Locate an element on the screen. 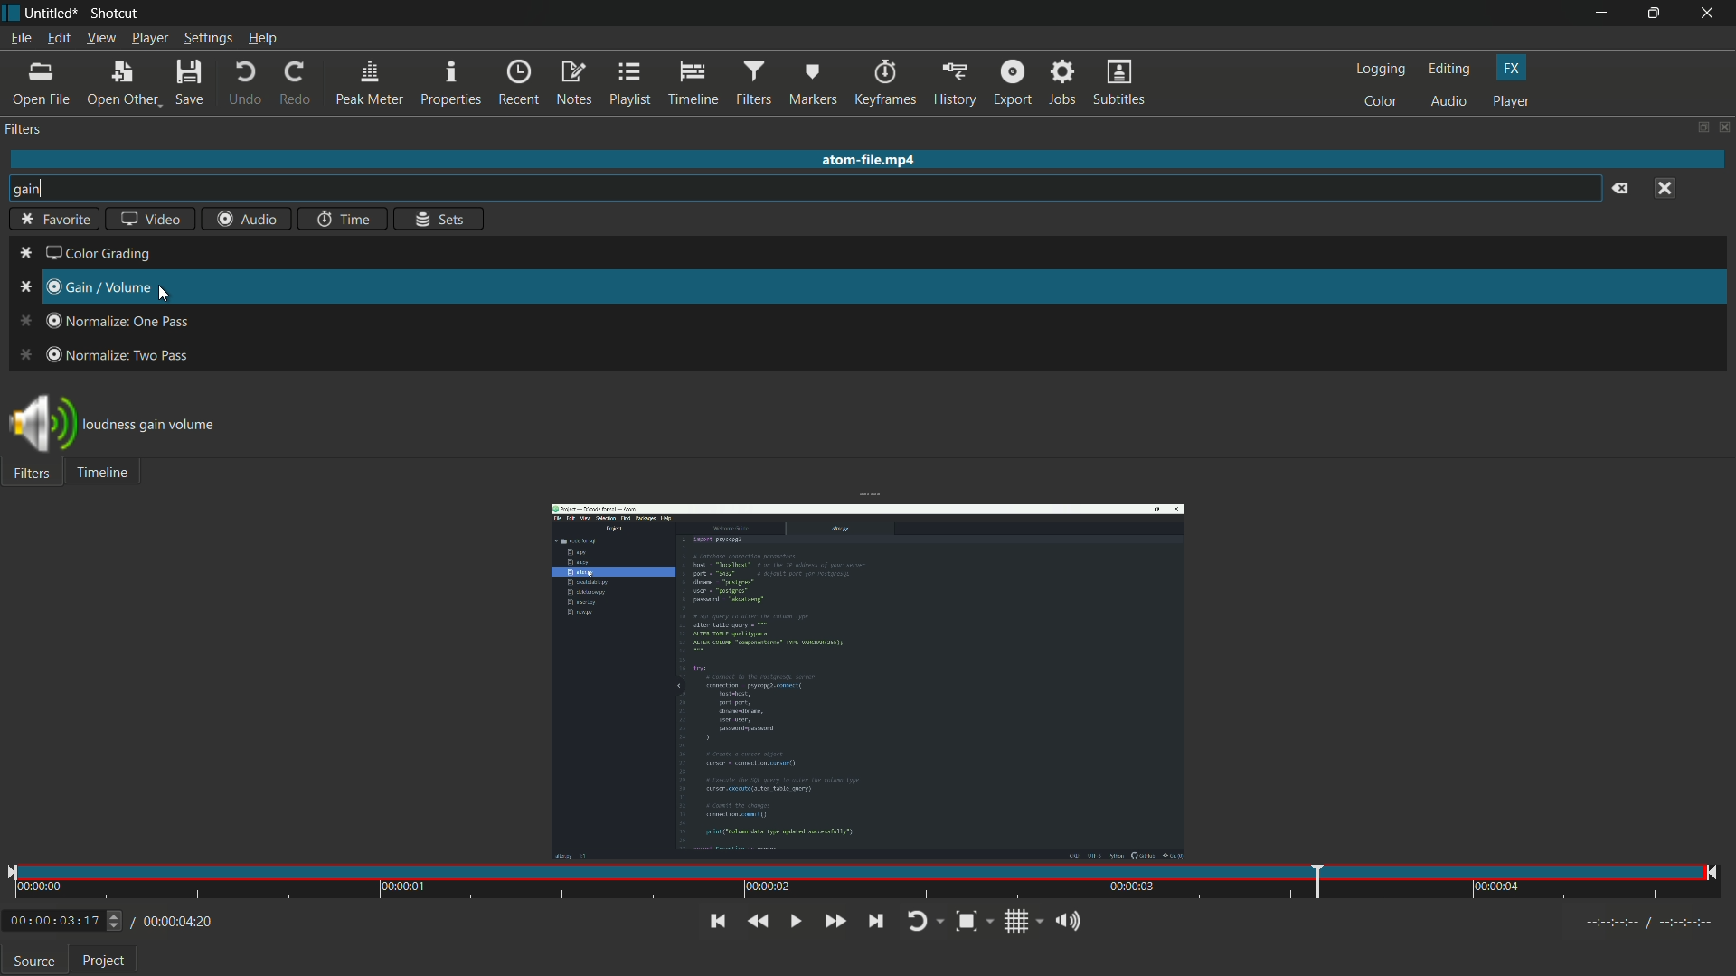 The image size is (1736, 976). quickly play backward is located at coordinates (757, 922).